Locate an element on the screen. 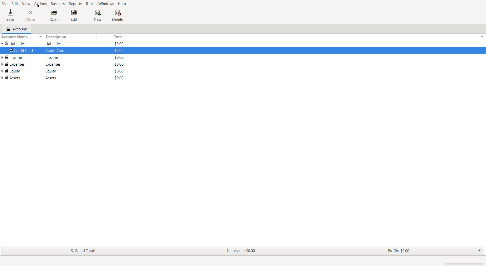 This screenshot has width=486, height=266. Description is located at coordinates (54, 44).